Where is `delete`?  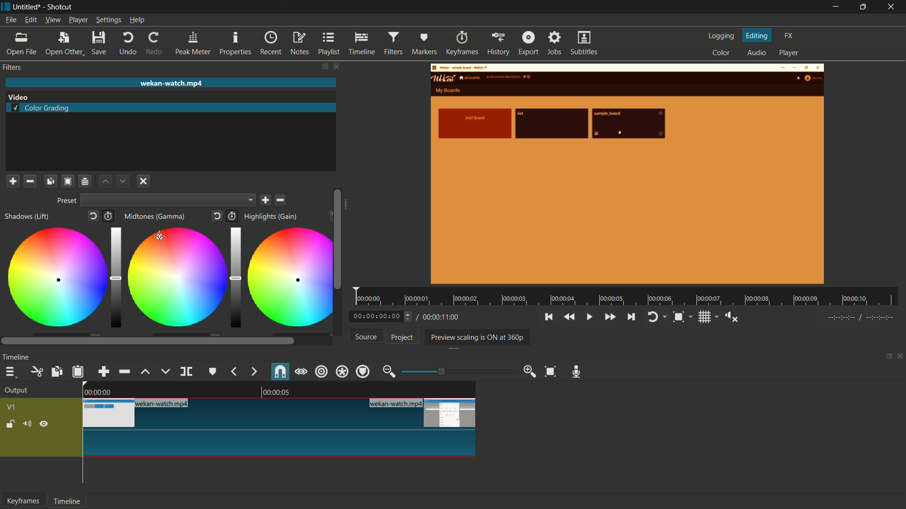 delete is located at coordinates (281, 200).